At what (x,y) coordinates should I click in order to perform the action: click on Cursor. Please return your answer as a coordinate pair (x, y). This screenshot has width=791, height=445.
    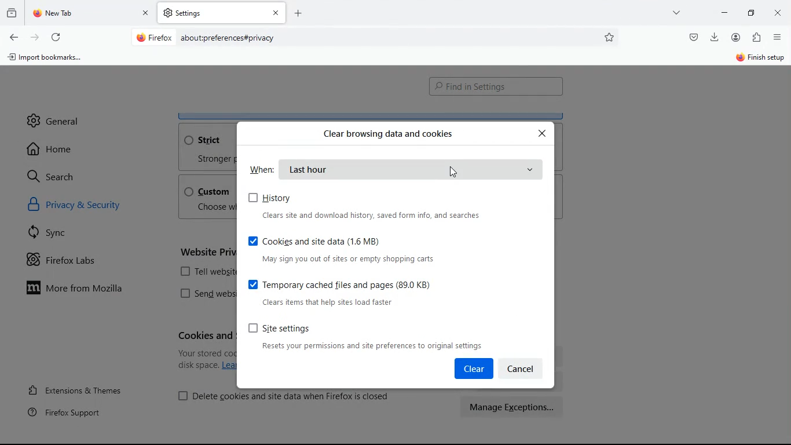
    Looking at the image, I should click on (455, 171).